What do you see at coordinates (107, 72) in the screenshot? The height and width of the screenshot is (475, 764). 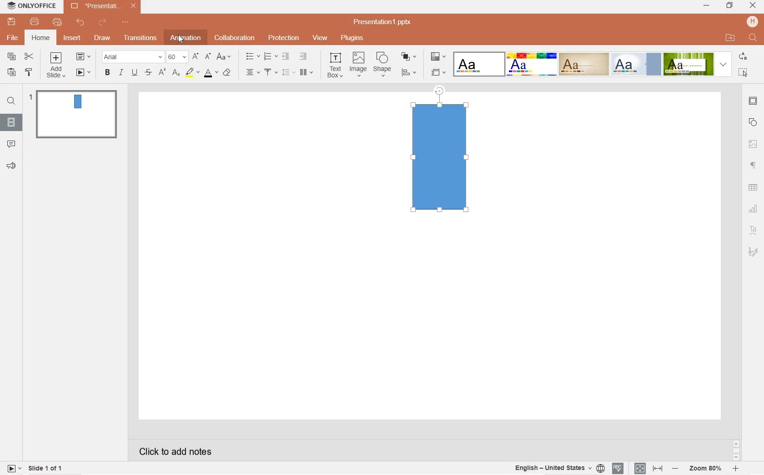 I see `bold` at bounding box center [107, 72].